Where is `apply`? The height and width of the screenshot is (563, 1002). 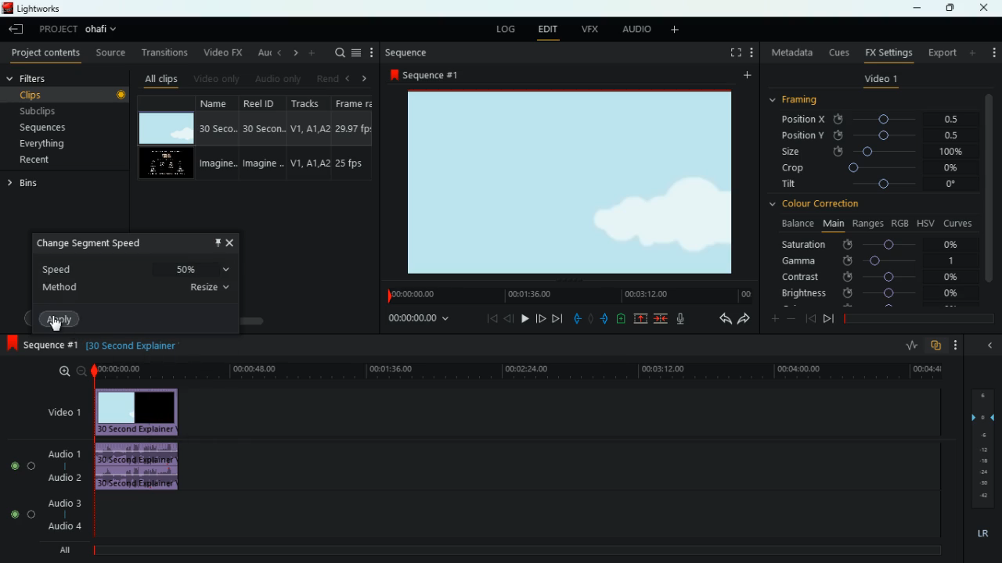
apply is located at coordinates (62, 317).